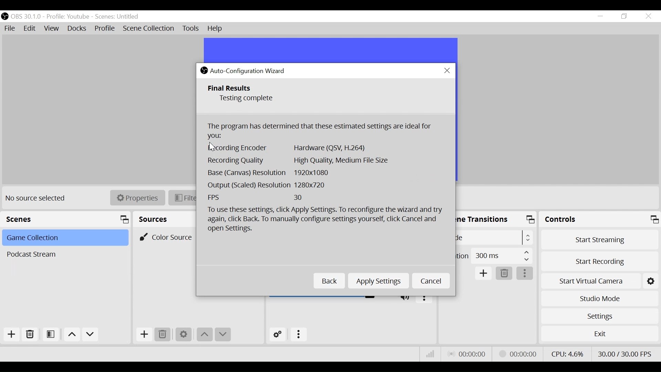 Image resolution: width=661 pixels, height=372 pixels. I want to click on Close, so click(447, 71).